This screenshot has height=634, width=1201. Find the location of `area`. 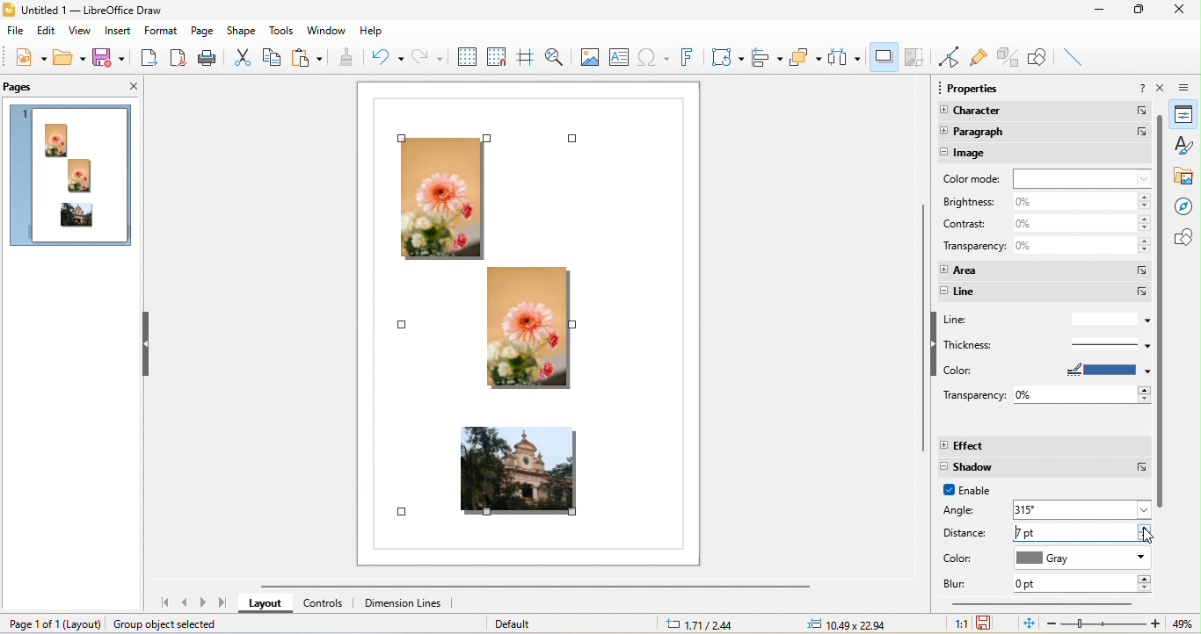

area is located at coordinates (1043, 269).